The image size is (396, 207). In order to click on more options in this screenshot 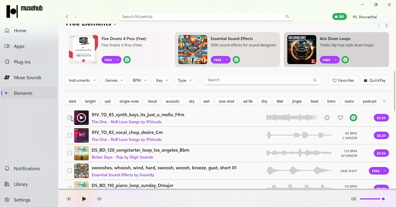, I will do `click(386, 101)`.